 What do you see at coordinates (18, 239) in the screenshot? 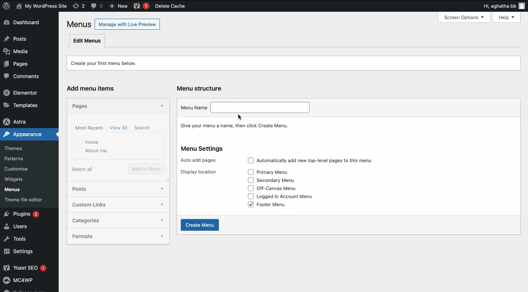
I see `Tools` at bounding box center [18, 239].